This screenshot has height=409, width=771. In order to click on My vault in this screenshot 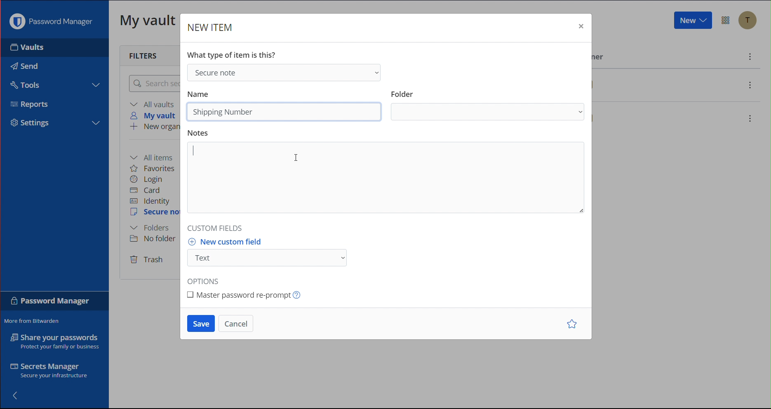, I will do `click(148, 23)`.